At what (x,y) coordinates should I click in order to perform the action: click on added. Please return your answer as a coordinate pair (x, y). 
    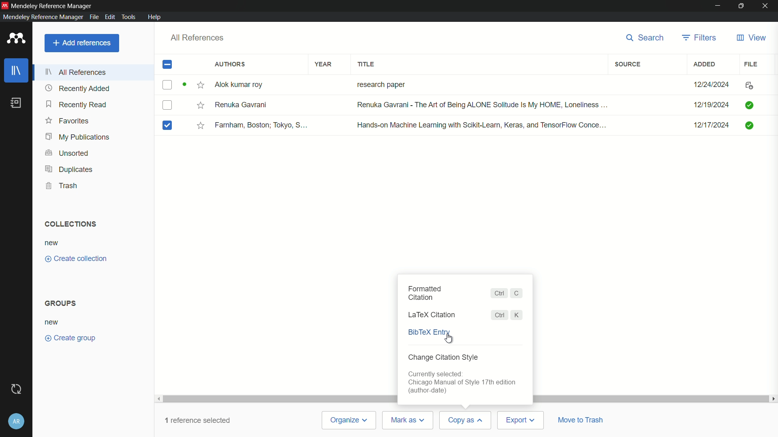
    Looking at the image, I should click on (705, 64).